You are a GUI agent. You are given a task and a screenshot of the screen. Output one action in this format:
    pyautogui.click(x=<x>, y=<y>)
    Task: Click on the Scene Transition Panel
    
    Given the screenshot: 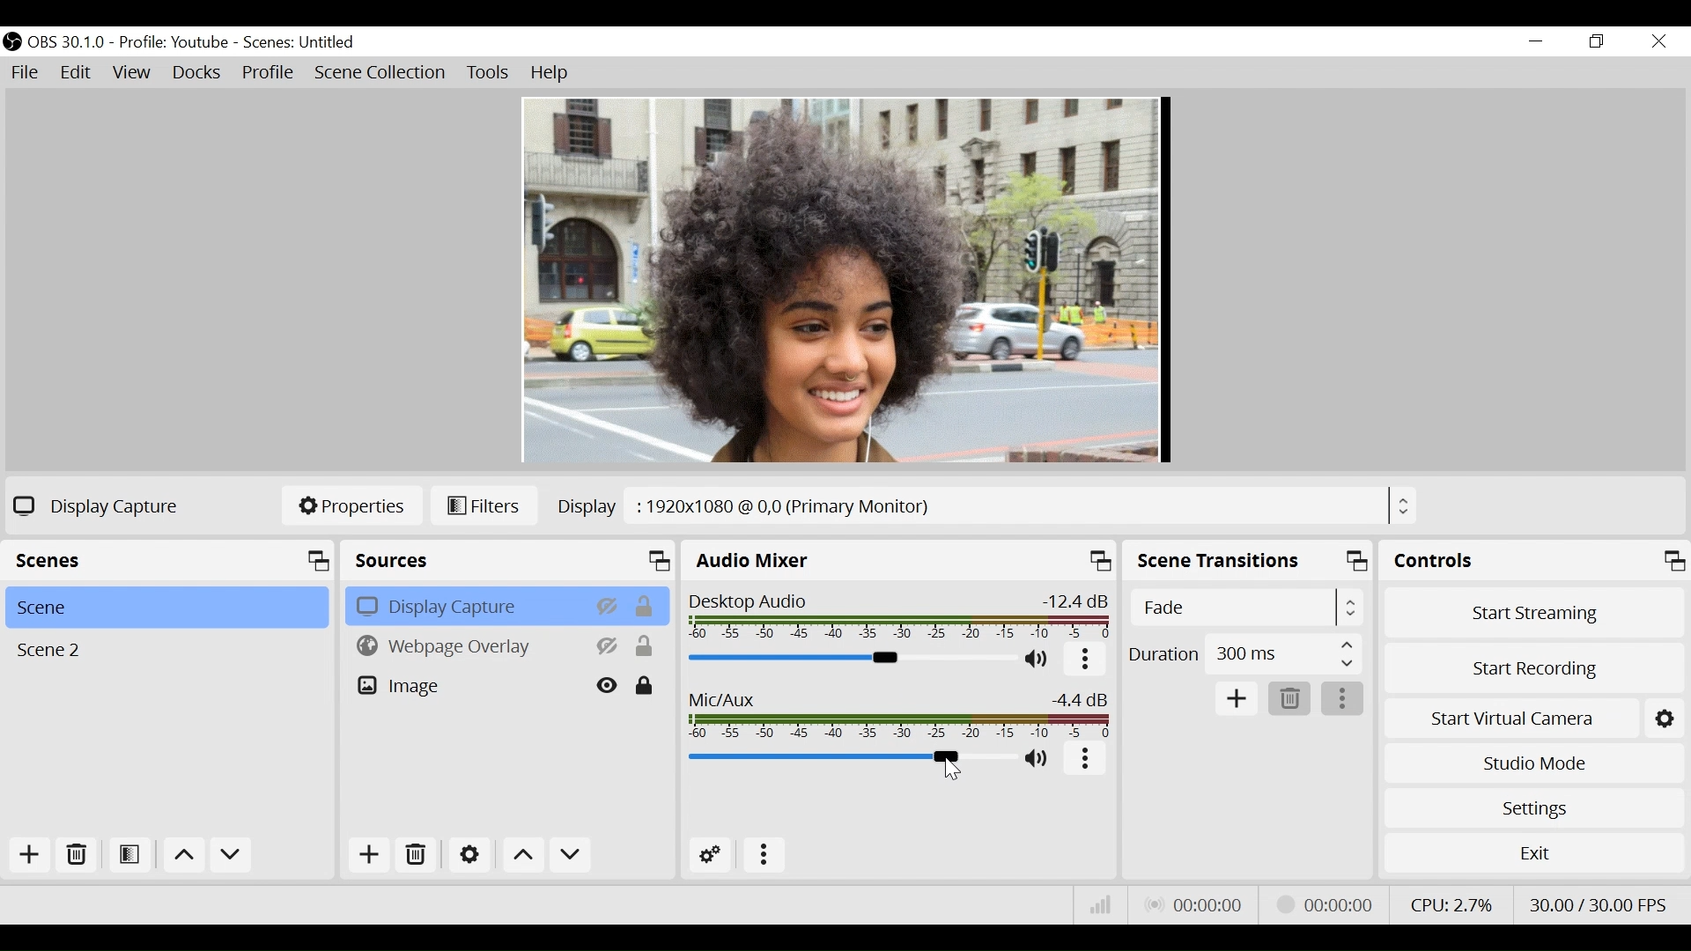 What is the action you would take?
    pyautogui.click(x=1248, y=559)
    